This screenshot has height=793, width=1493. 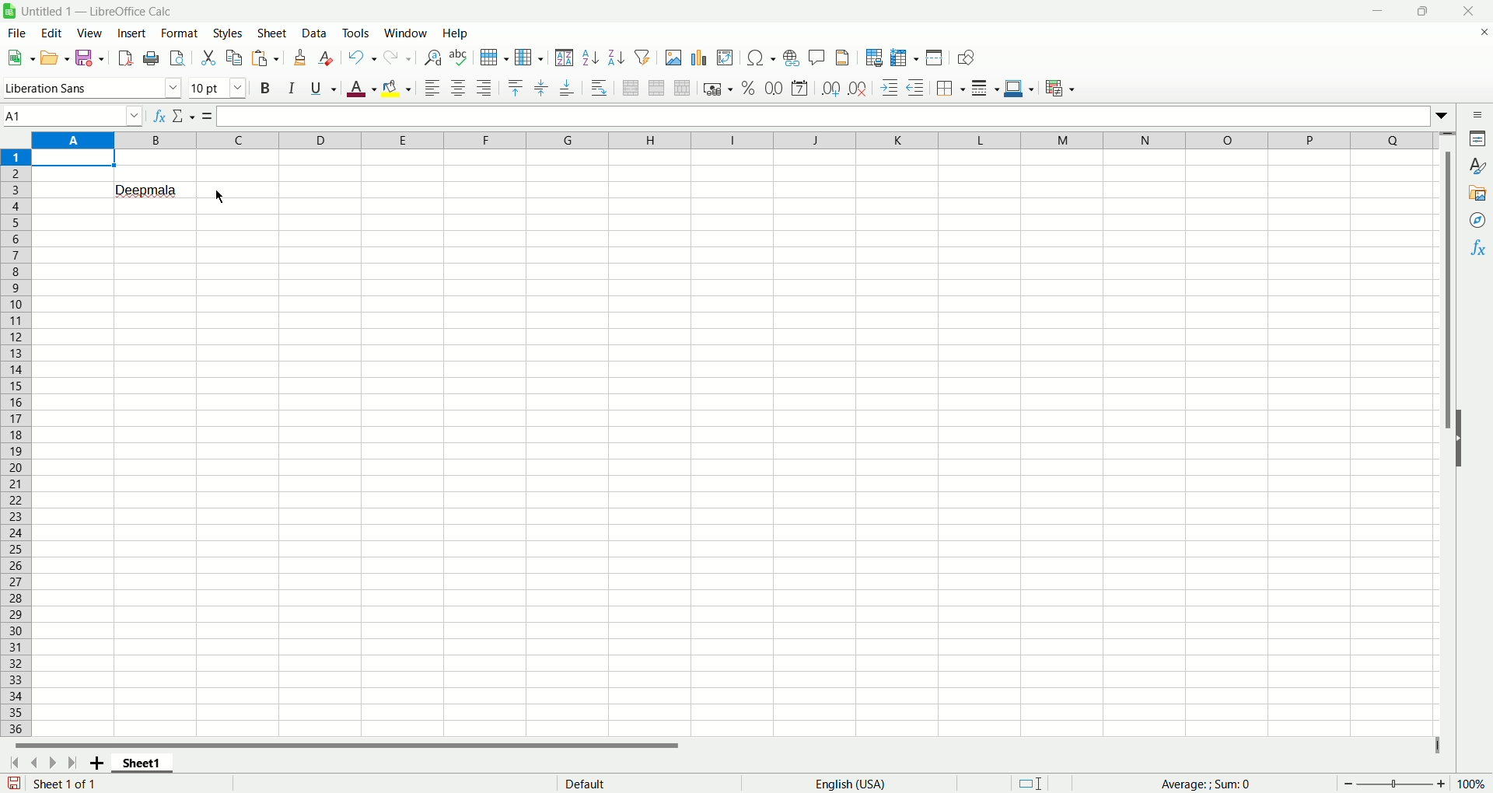 I want to click on Borders, so click(x=949, y=89).